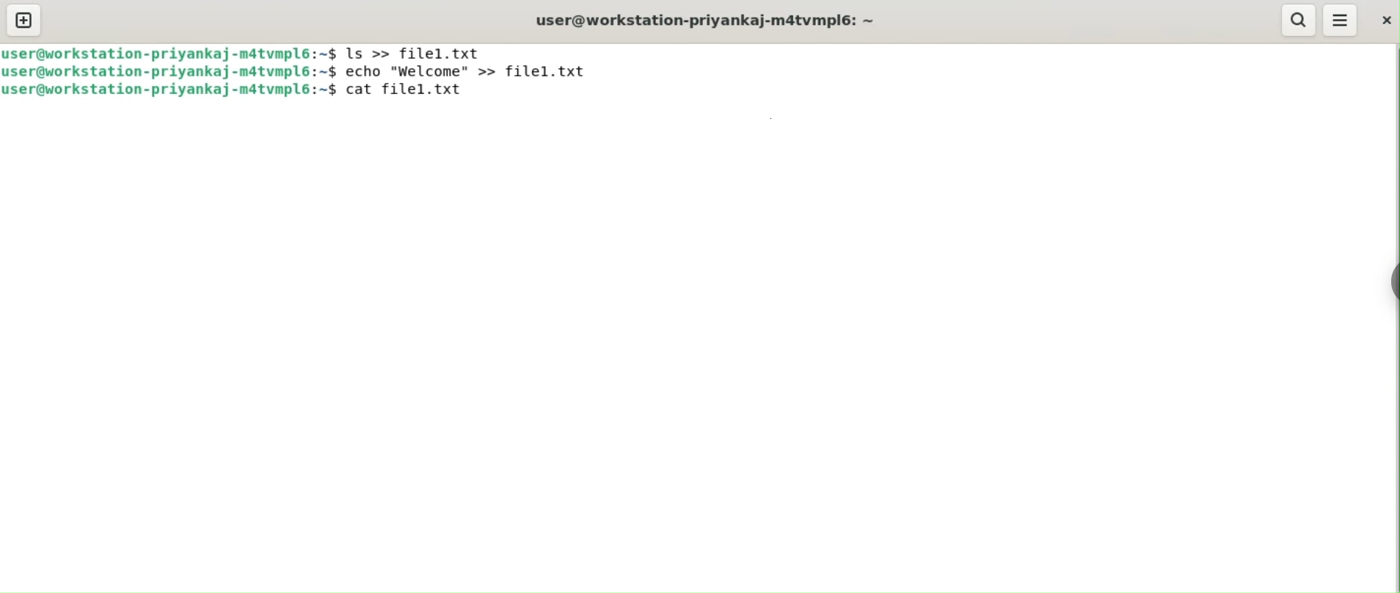 This screenshot has width=1400, height=593. I want to click on user@workstation-priyankaj-m4tvmpl6: ~, so click(707, 20).